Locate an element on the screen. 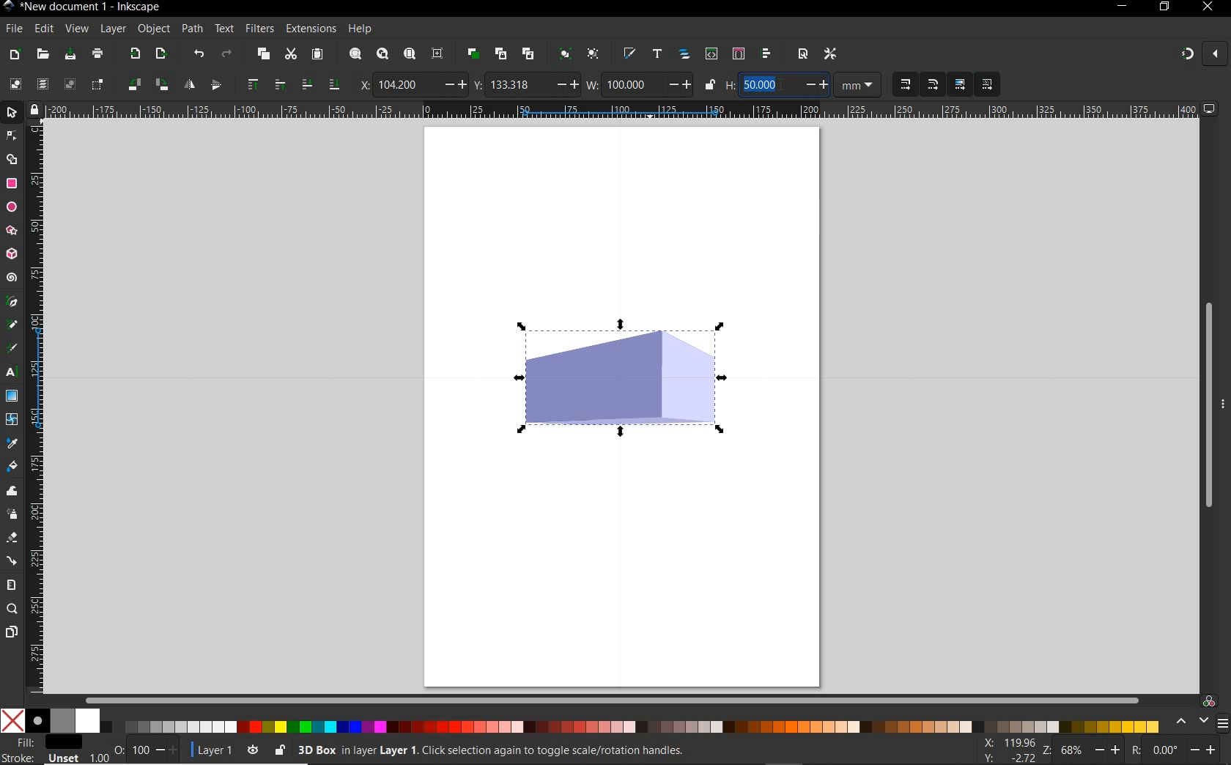 The image size is (1231, 765). current layer is located at coordinates (215, 750).